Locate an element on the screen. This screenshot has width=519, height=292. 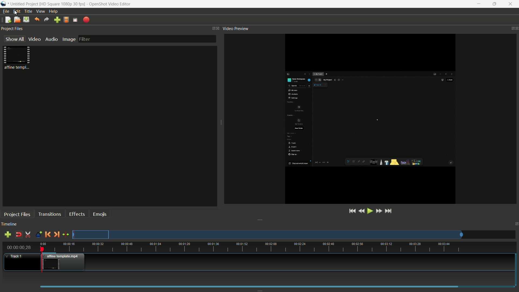
show all is located at coordinates (14, 39).